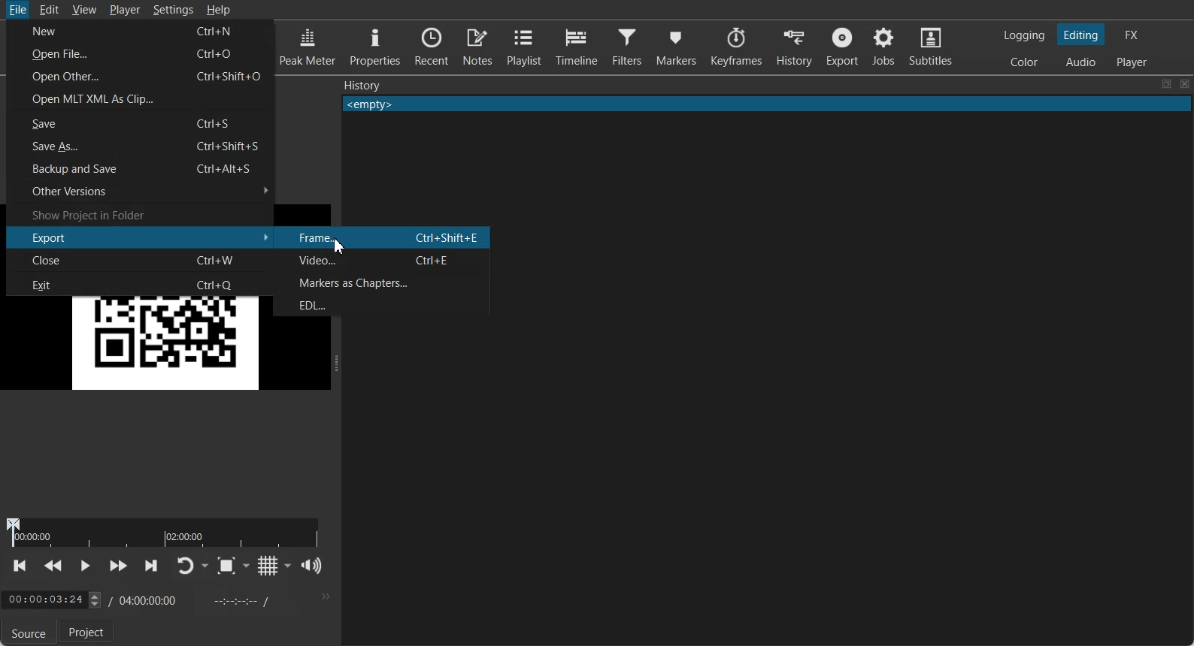 The width and height of the screenshot is (1194, 646). What do you see at coordinates (1131, 34) in the screenshot?
I see `Switching to the Effect Layout` at bounding box center [1131, 34].